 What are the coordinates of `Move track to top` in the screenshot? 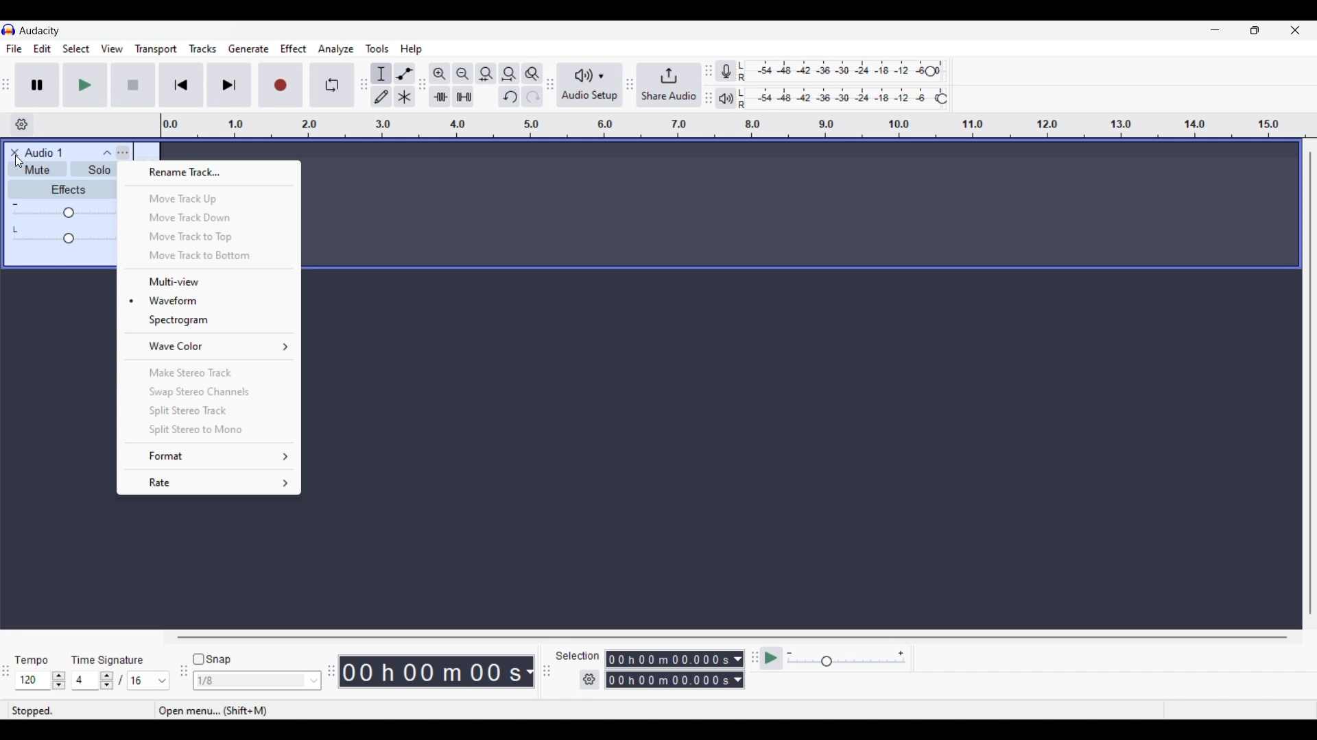 It's located at (208, 237).